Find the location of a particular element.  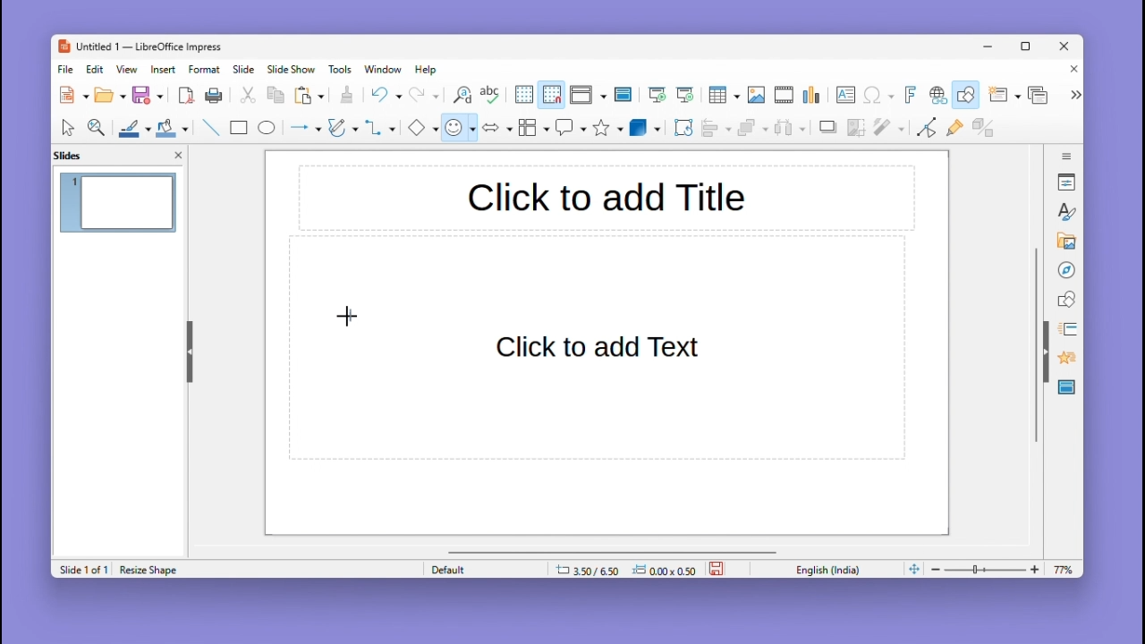

Gallery is located at coordinates (1064, 241).